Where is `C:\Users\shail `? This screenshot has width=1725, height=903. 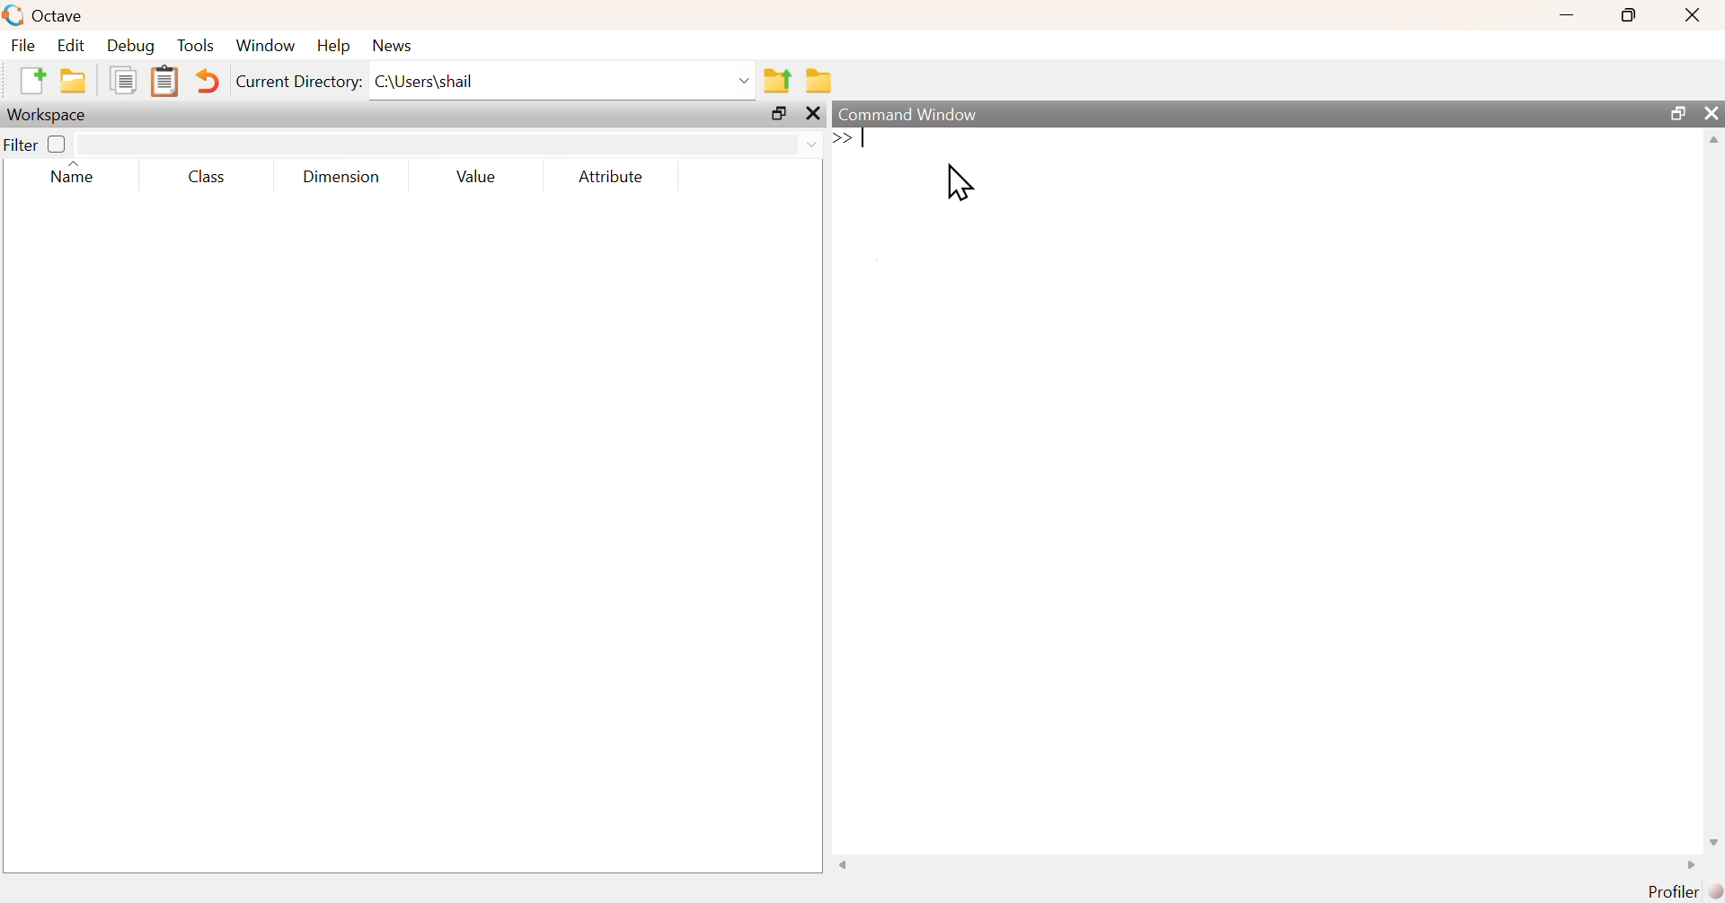 C:\Users\shail  is located at coordinates (563, 84).